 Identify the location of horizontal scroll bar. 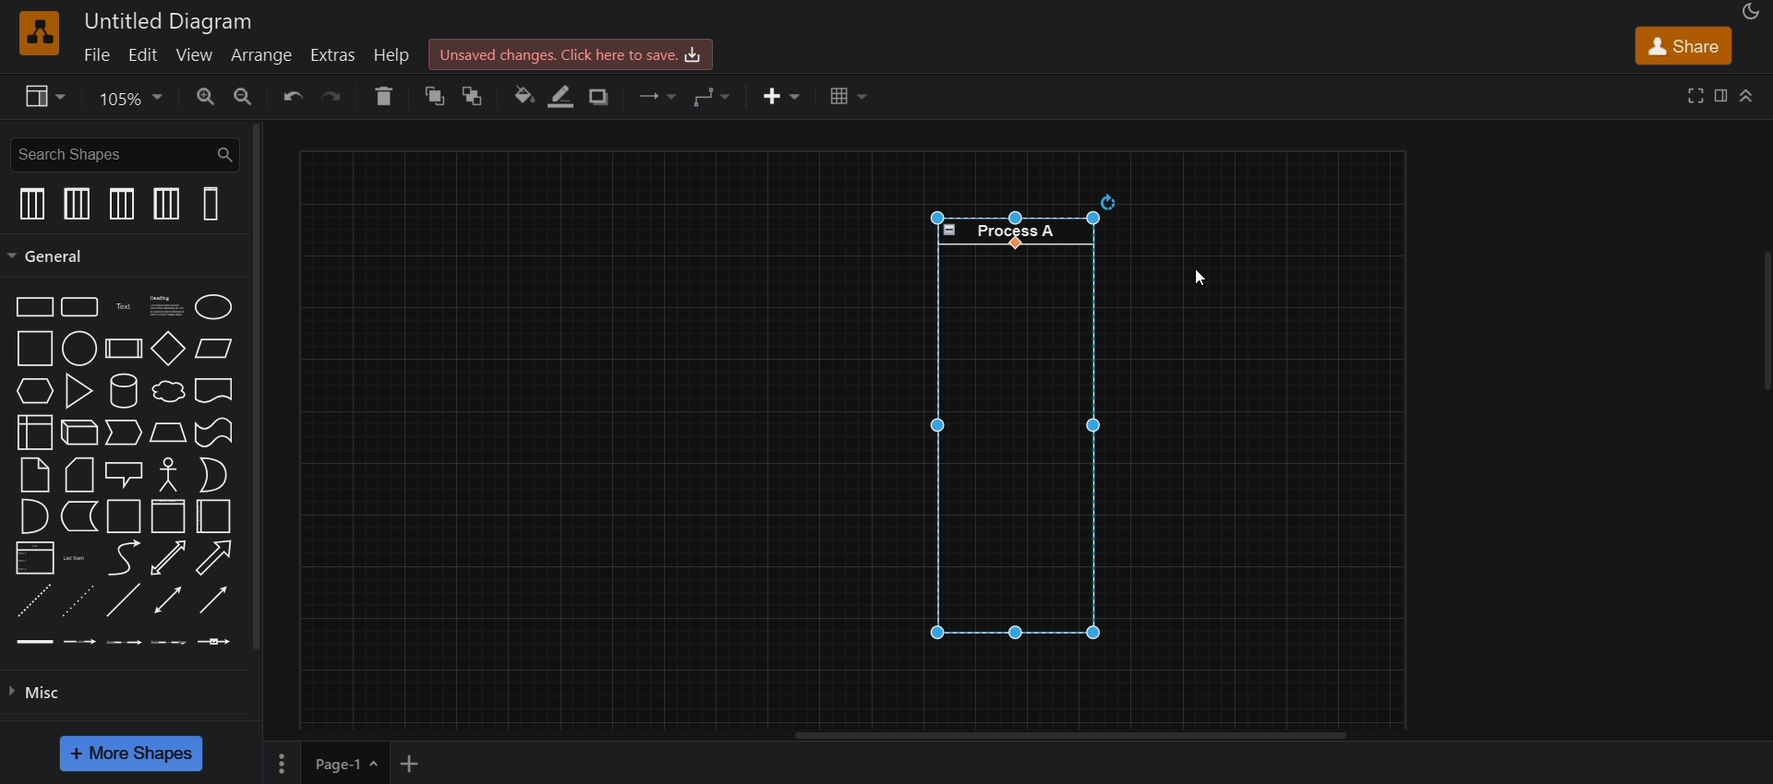
(1069, 737).